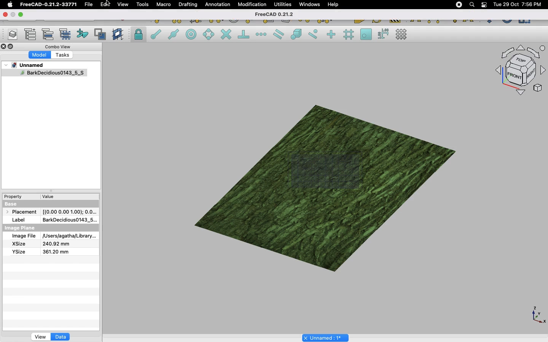  Describe the element at coordinates (333, 4) in the screenshot. I see `Help` at that location.